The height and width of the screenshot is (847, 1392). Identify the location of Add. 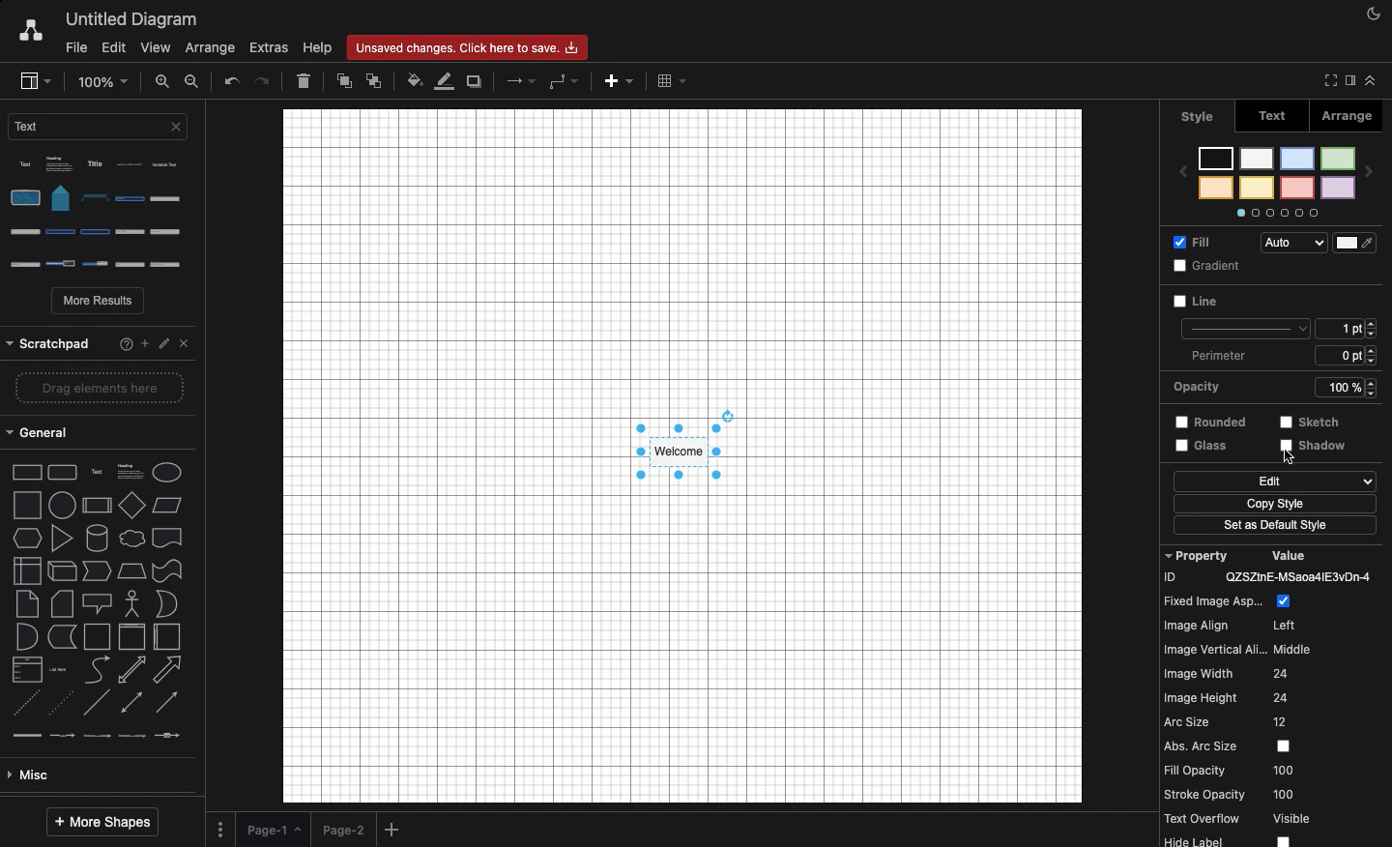
(617, 84).